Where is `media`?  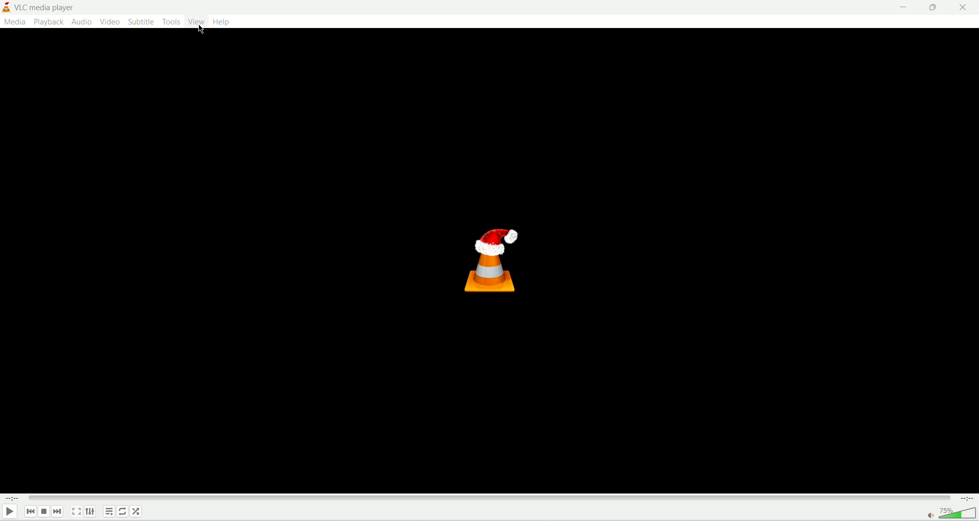
media is located at coordinates (14, 22).